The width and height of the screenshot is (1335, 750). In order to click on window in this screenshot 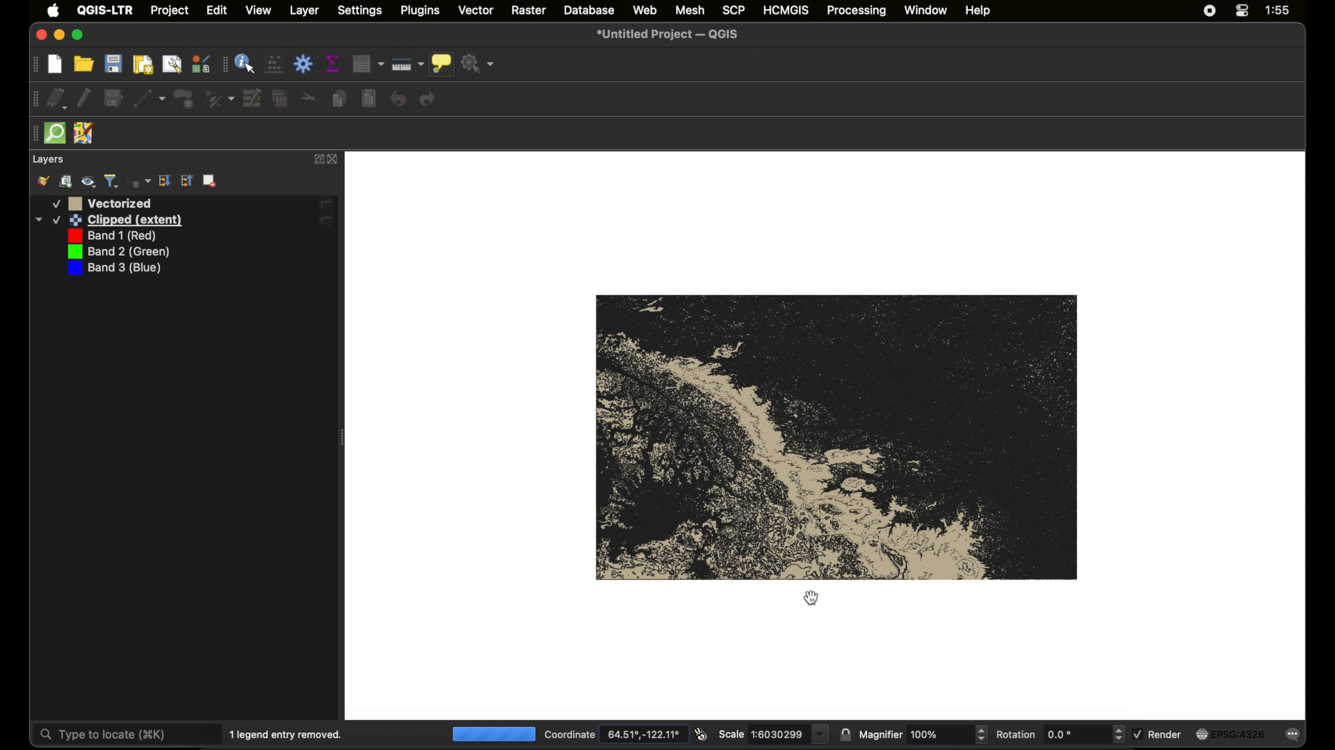, I will do `click(925, 10)`.